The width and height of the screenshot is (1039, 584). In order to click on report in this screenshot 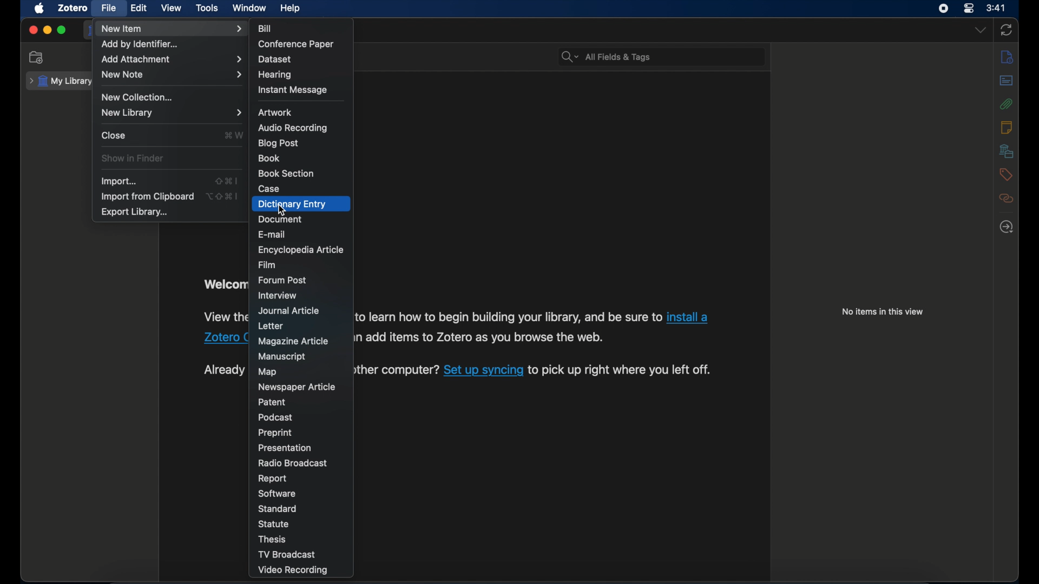, I will do `click(272, 479)`.